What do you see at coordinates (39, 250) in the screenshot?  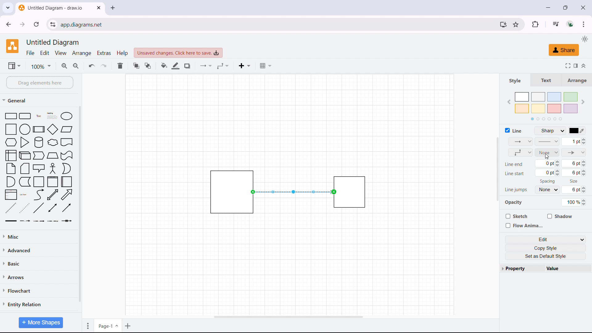 I see `advanced` at bounding box center [39, 250].